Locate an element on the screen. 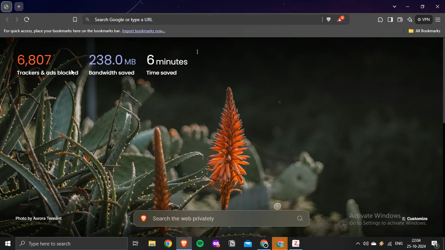 Image resolution: width=445 pixels, height=250 pixels. mozilla firefox is located at coordinates (217, 244).